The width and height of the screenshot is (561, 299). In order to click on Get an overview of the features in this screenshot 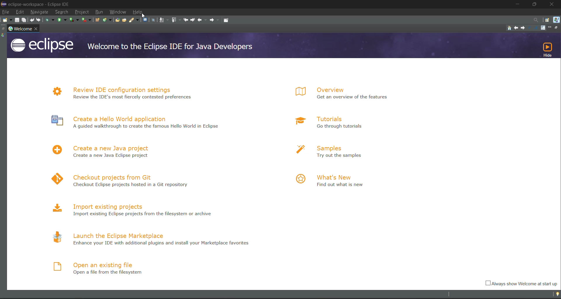, I will do `click(354, 98)`.